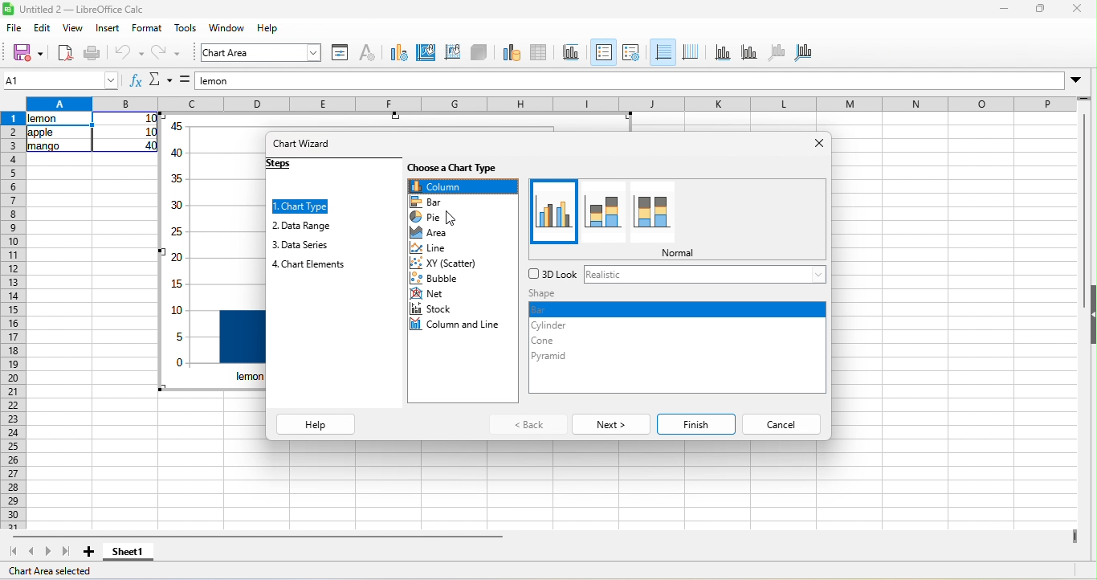 Image resolution: width=1097 pixels, height=580 pixels. Describe the element at coordinates (455, 263) in the screenshot. I see `xy (scatter)` at that location.